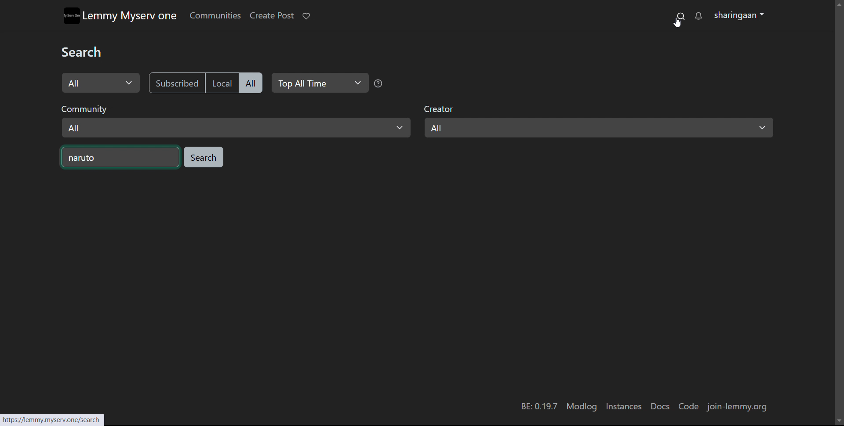 The image size is (844, 426). I want to click on donate to lemmy, so click(306, 16).